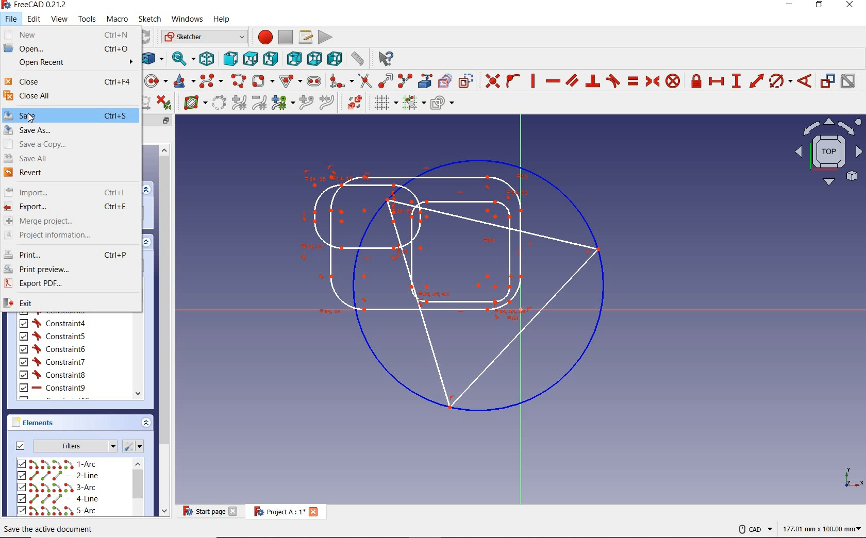 This screenshot has height=538, width=866. I want to click on constrain vertical distance, so click(736, 82).